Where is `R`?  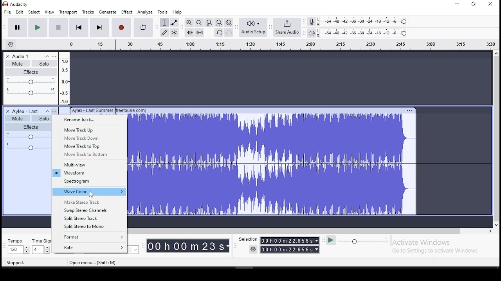 R is located at coordinates (320, 25).